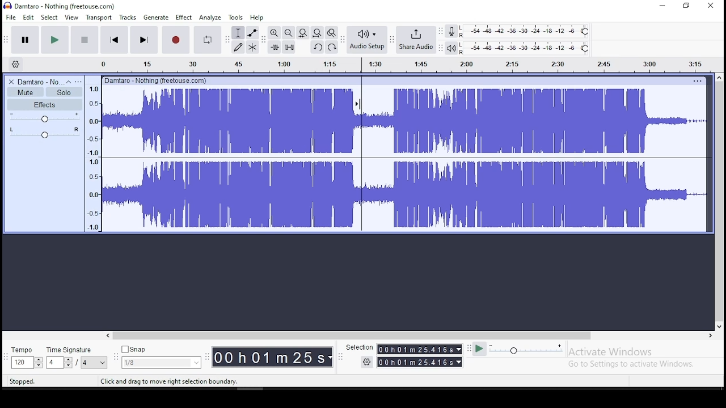  What do you see at coordinates (95, 362) in the screenshot?
I see `menu` at bounding box center [95, 362].